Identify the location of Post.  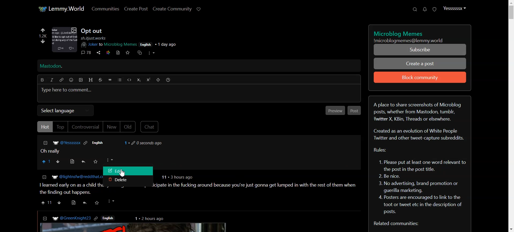
(355, 110).